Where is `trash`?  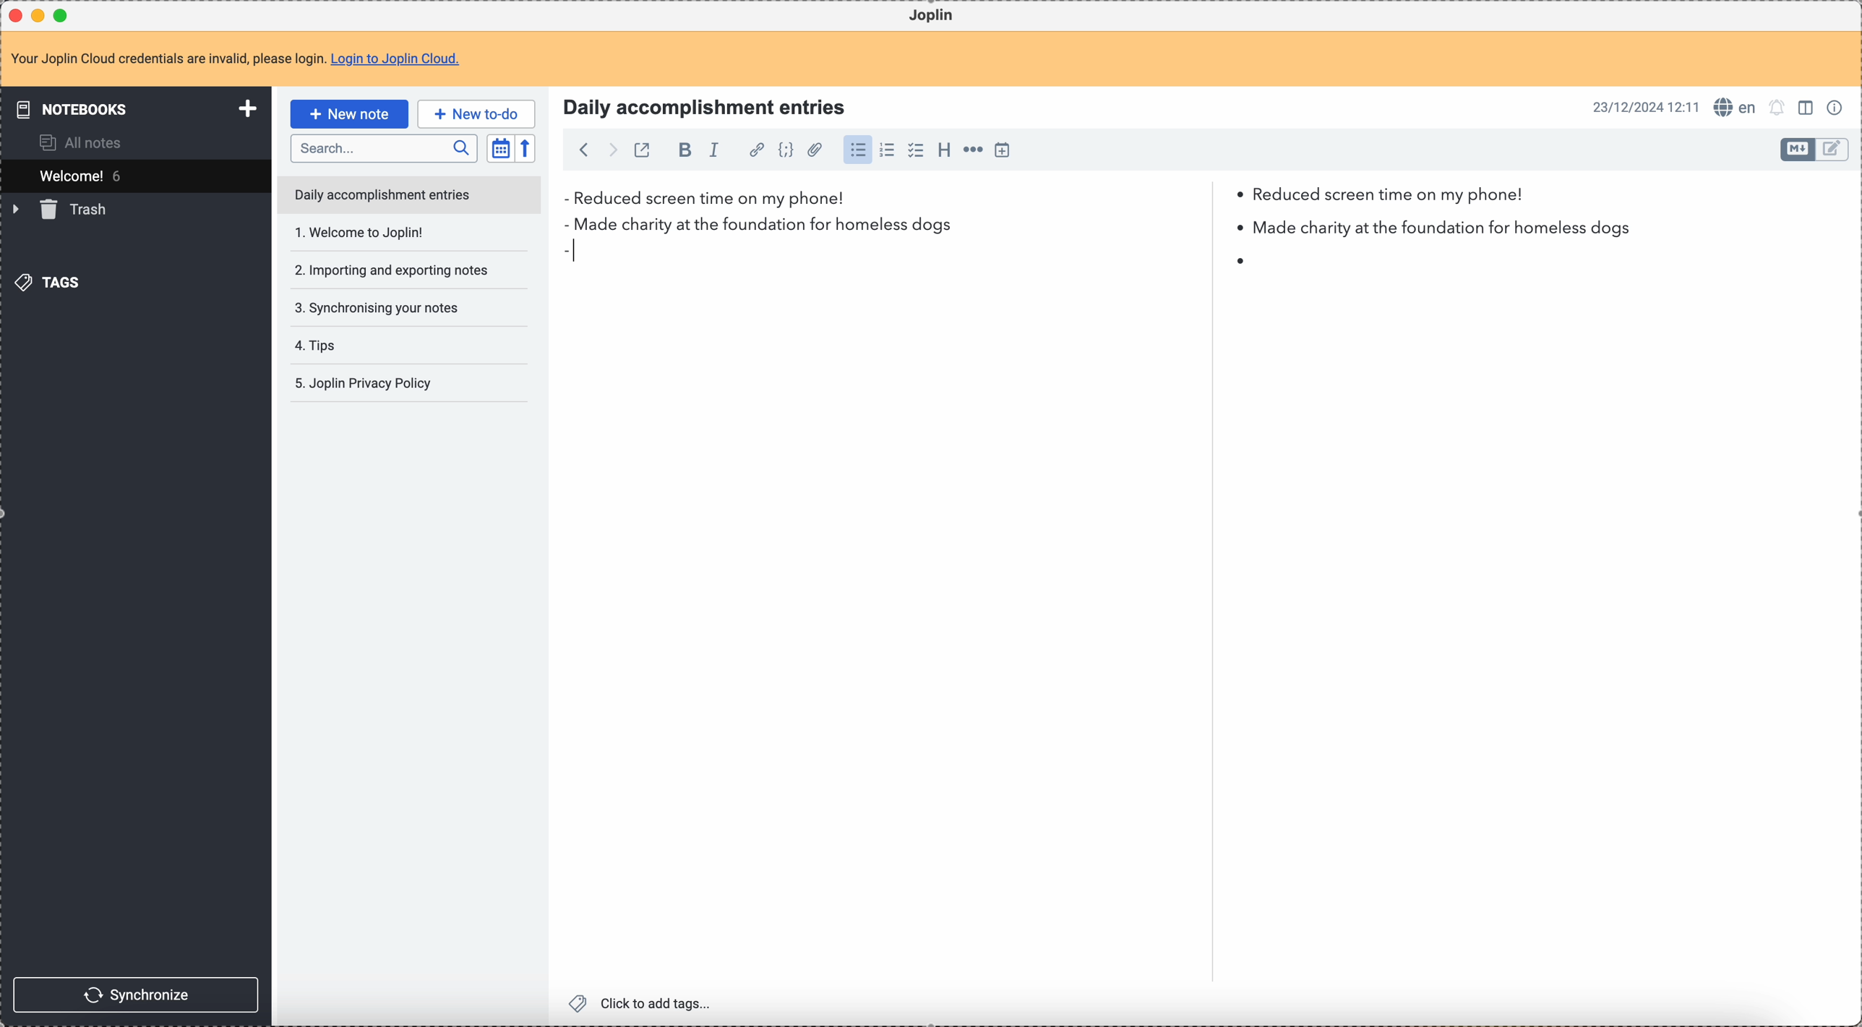 trash is located at coordinates (63, 210).